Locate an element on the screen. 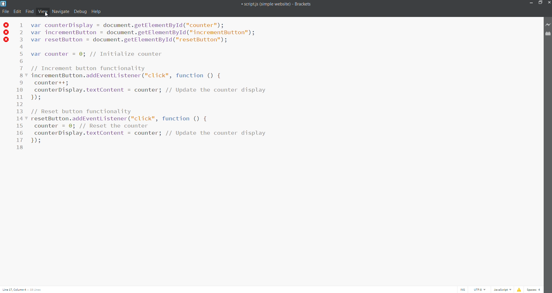 This screenshot has width=552, height=293. minimize is located at coordinates (532, 3).